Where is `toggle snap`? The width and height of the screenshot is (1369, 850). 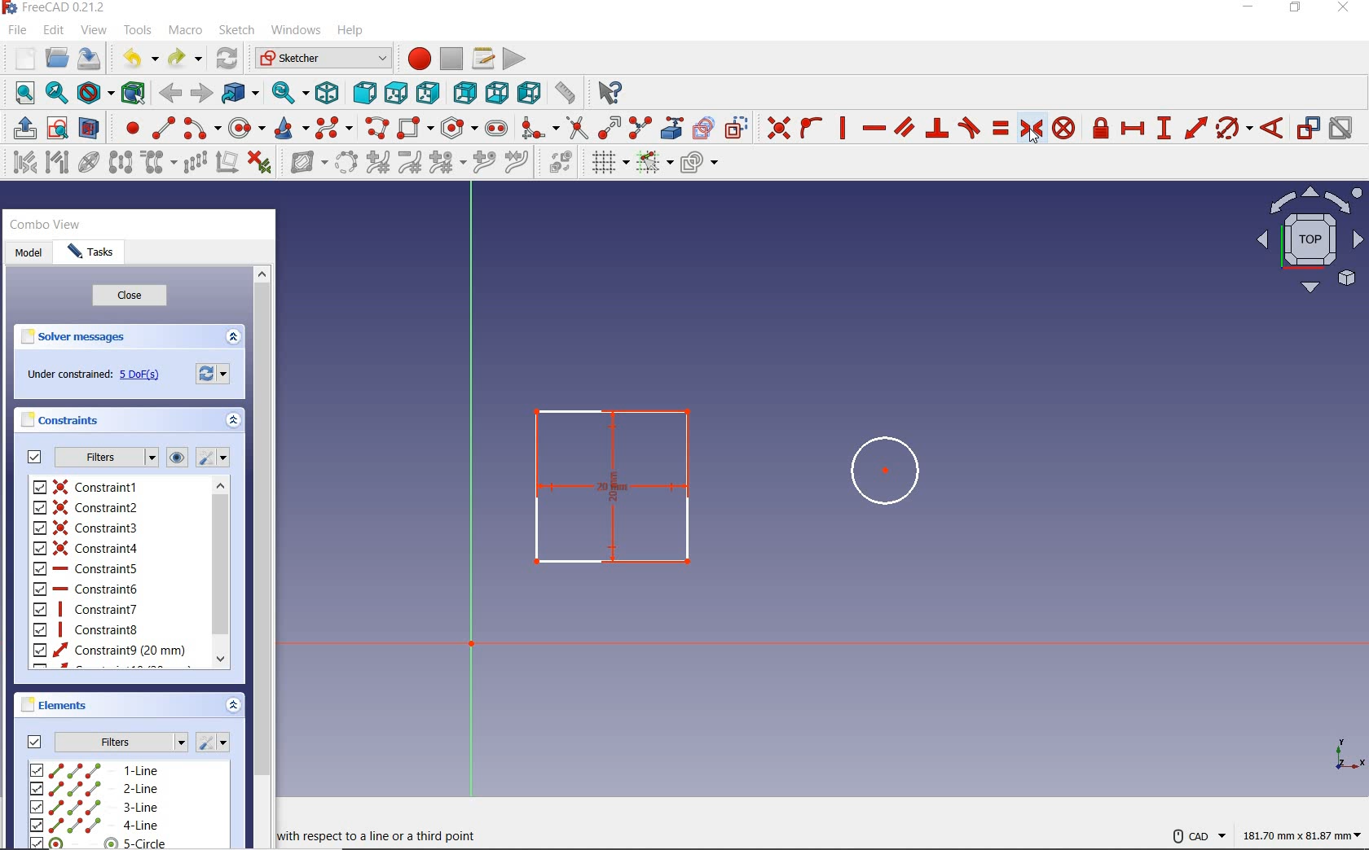
toggle snap is located at coordinates (656, 162).